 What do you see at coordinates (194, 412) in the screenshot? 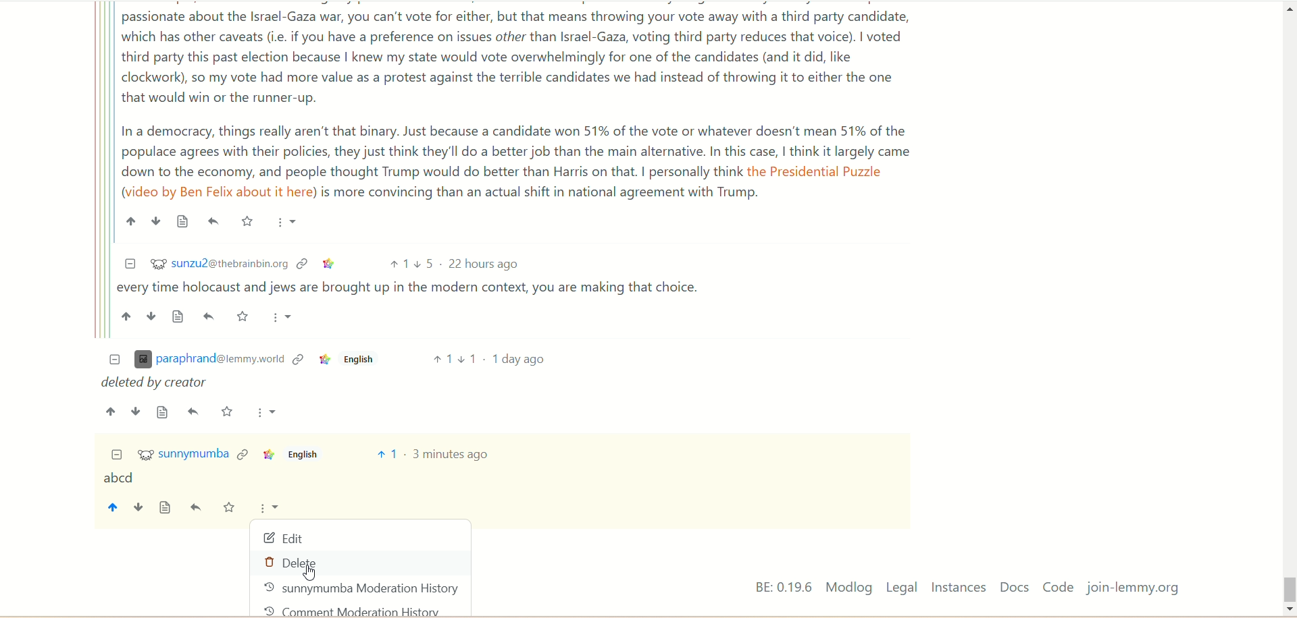
I see `Reply` at bounding box center [194, 412].